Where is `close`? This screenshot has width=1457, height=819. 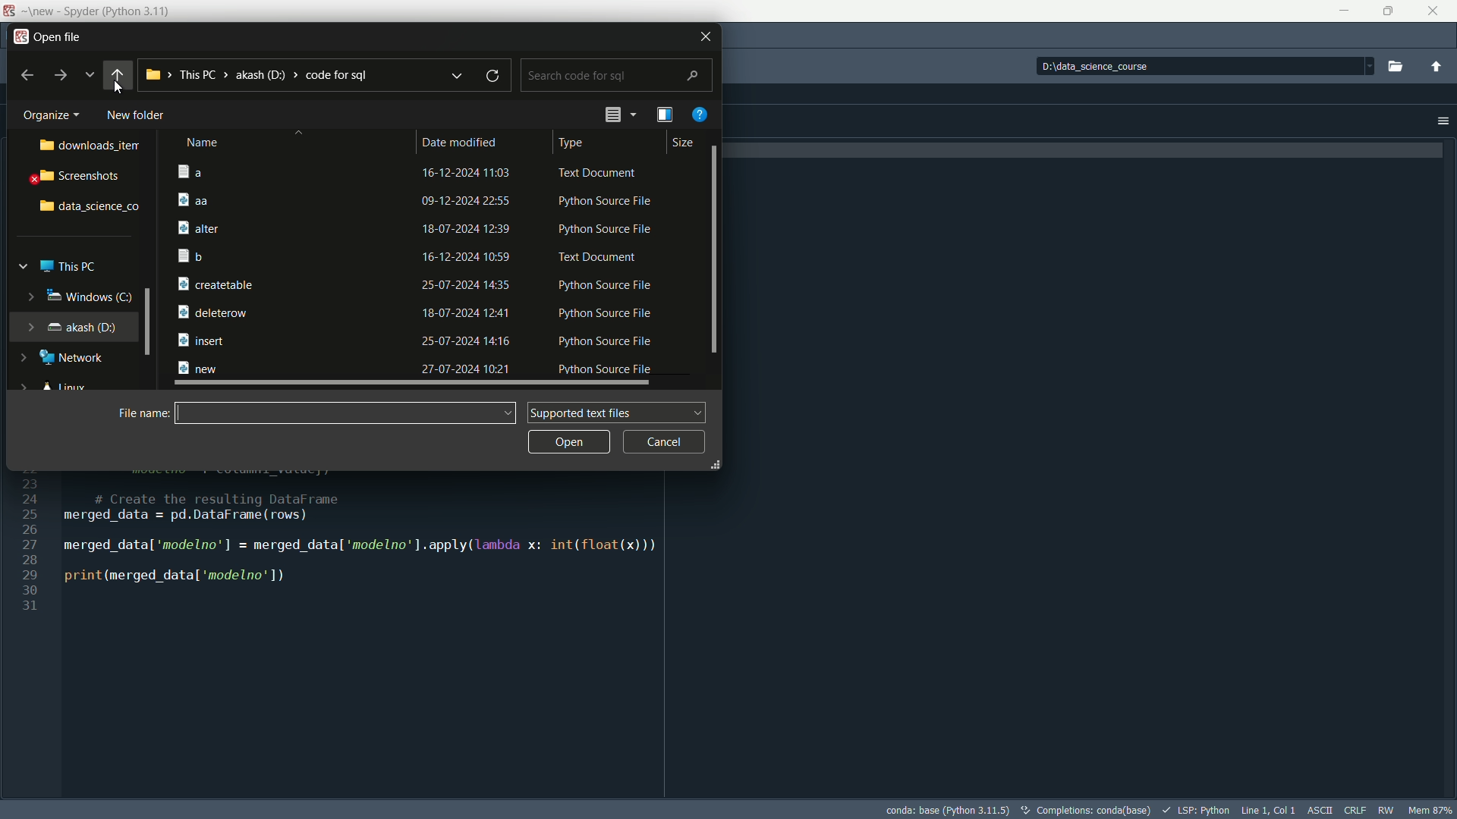
close is located at coordinates (1434, 11).